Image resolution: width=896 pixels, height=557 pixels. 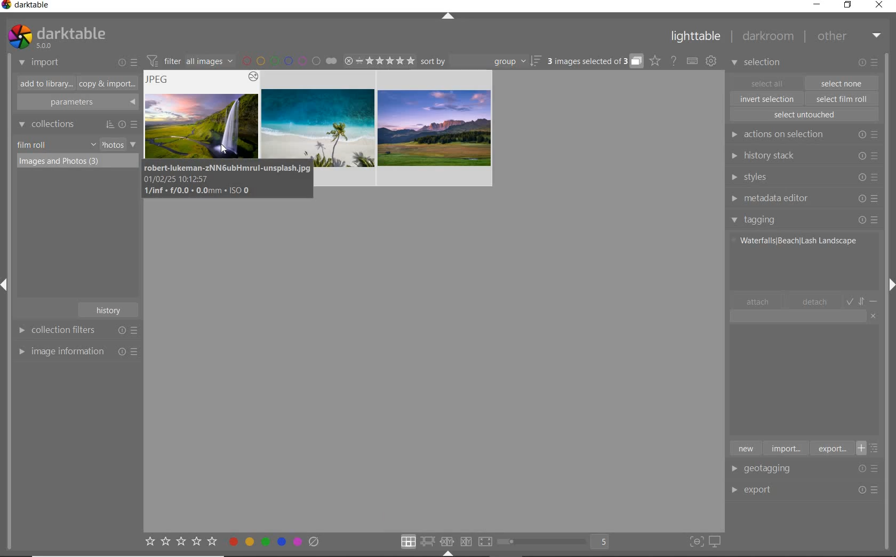 What do you see at coordinates (379, 59) in the screenshot?
I see `range ratings of selected images` at bounding box center [379, 59].